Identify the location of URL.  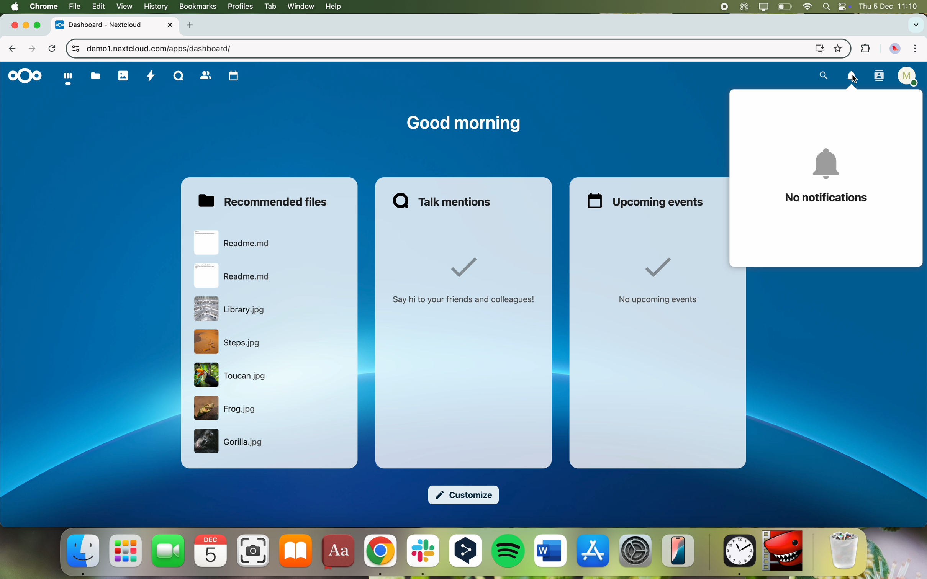
(160, 48).